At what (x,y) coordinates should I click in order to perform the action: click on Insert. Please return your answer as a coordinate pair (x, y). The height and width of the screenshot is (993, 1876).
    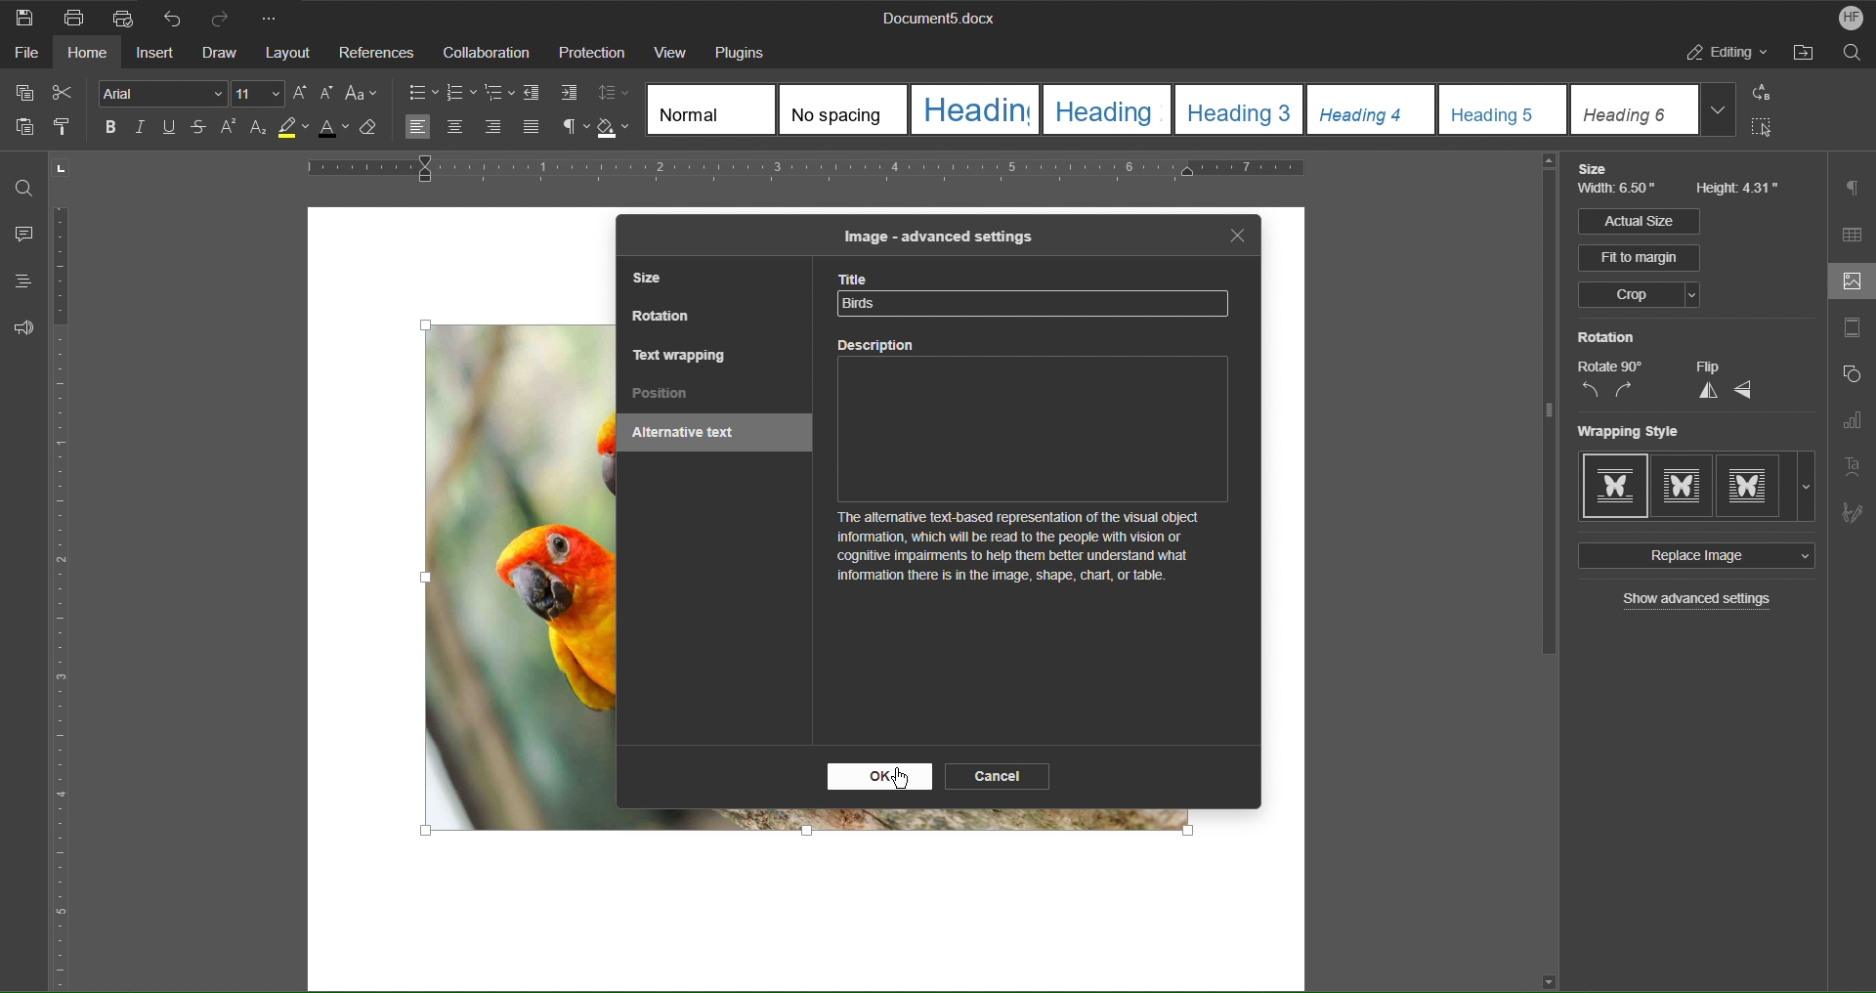
    Looking at the image, I should click on (157, 55).